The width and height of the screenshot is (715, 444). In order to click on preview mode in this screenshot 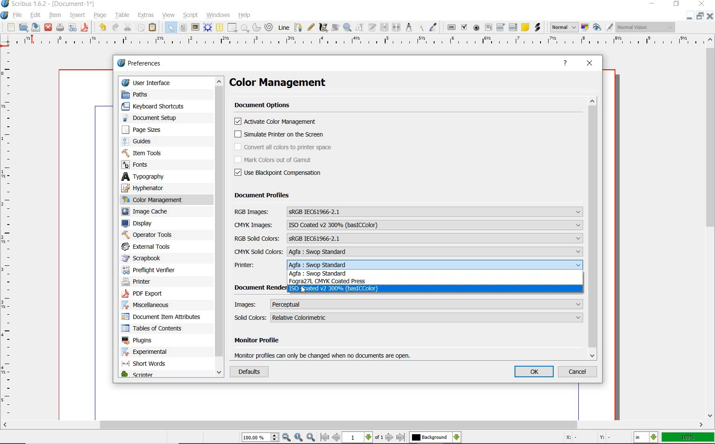, I will do `click(603, 28)`.